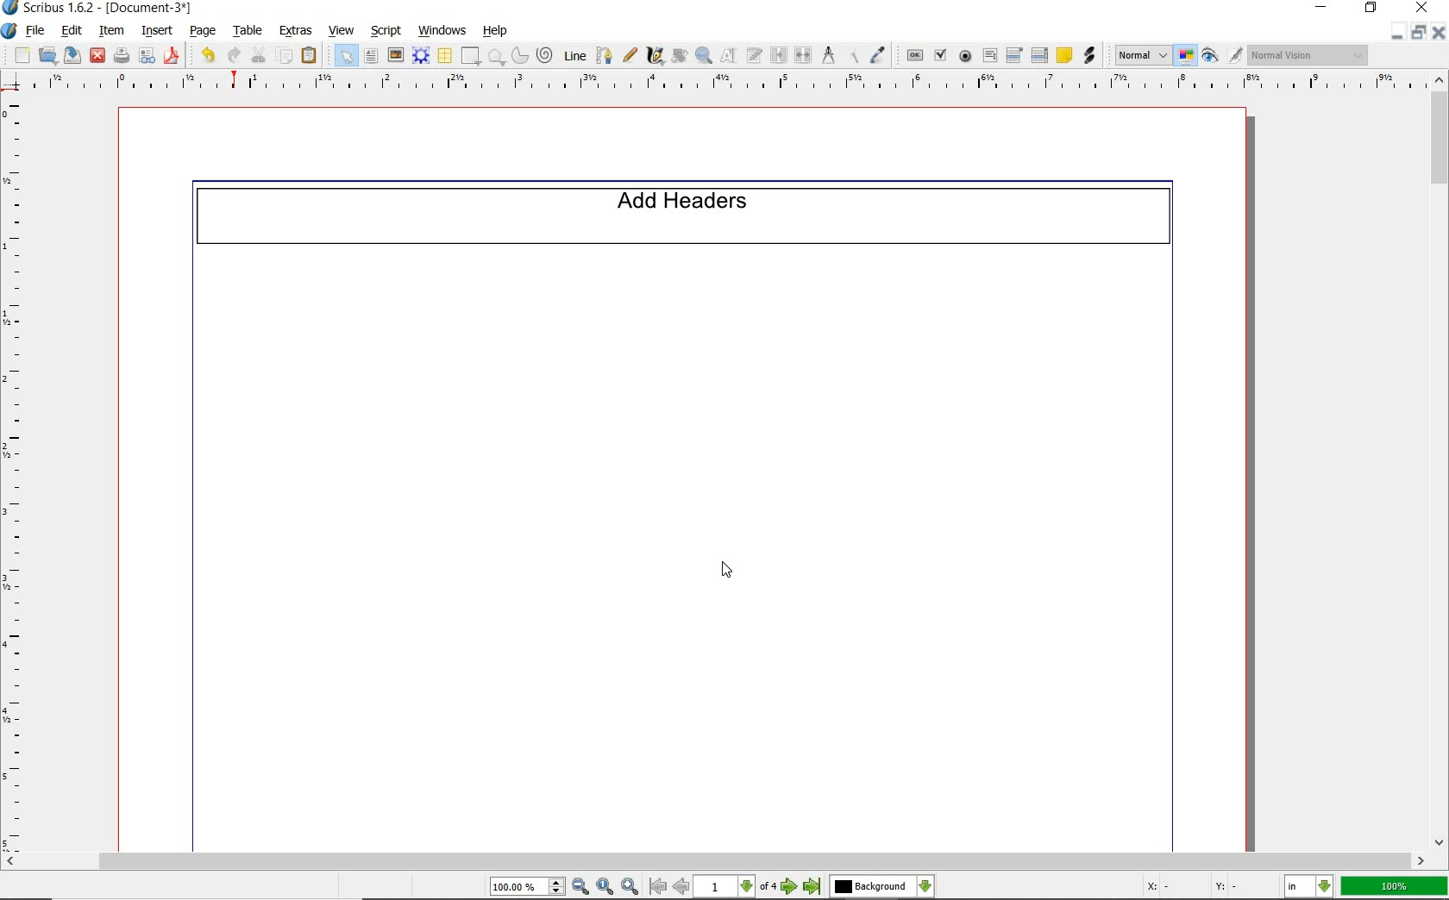 The width and height of the screenshot is (1449, 900). I want to click on 100%, so click(1396, 887).